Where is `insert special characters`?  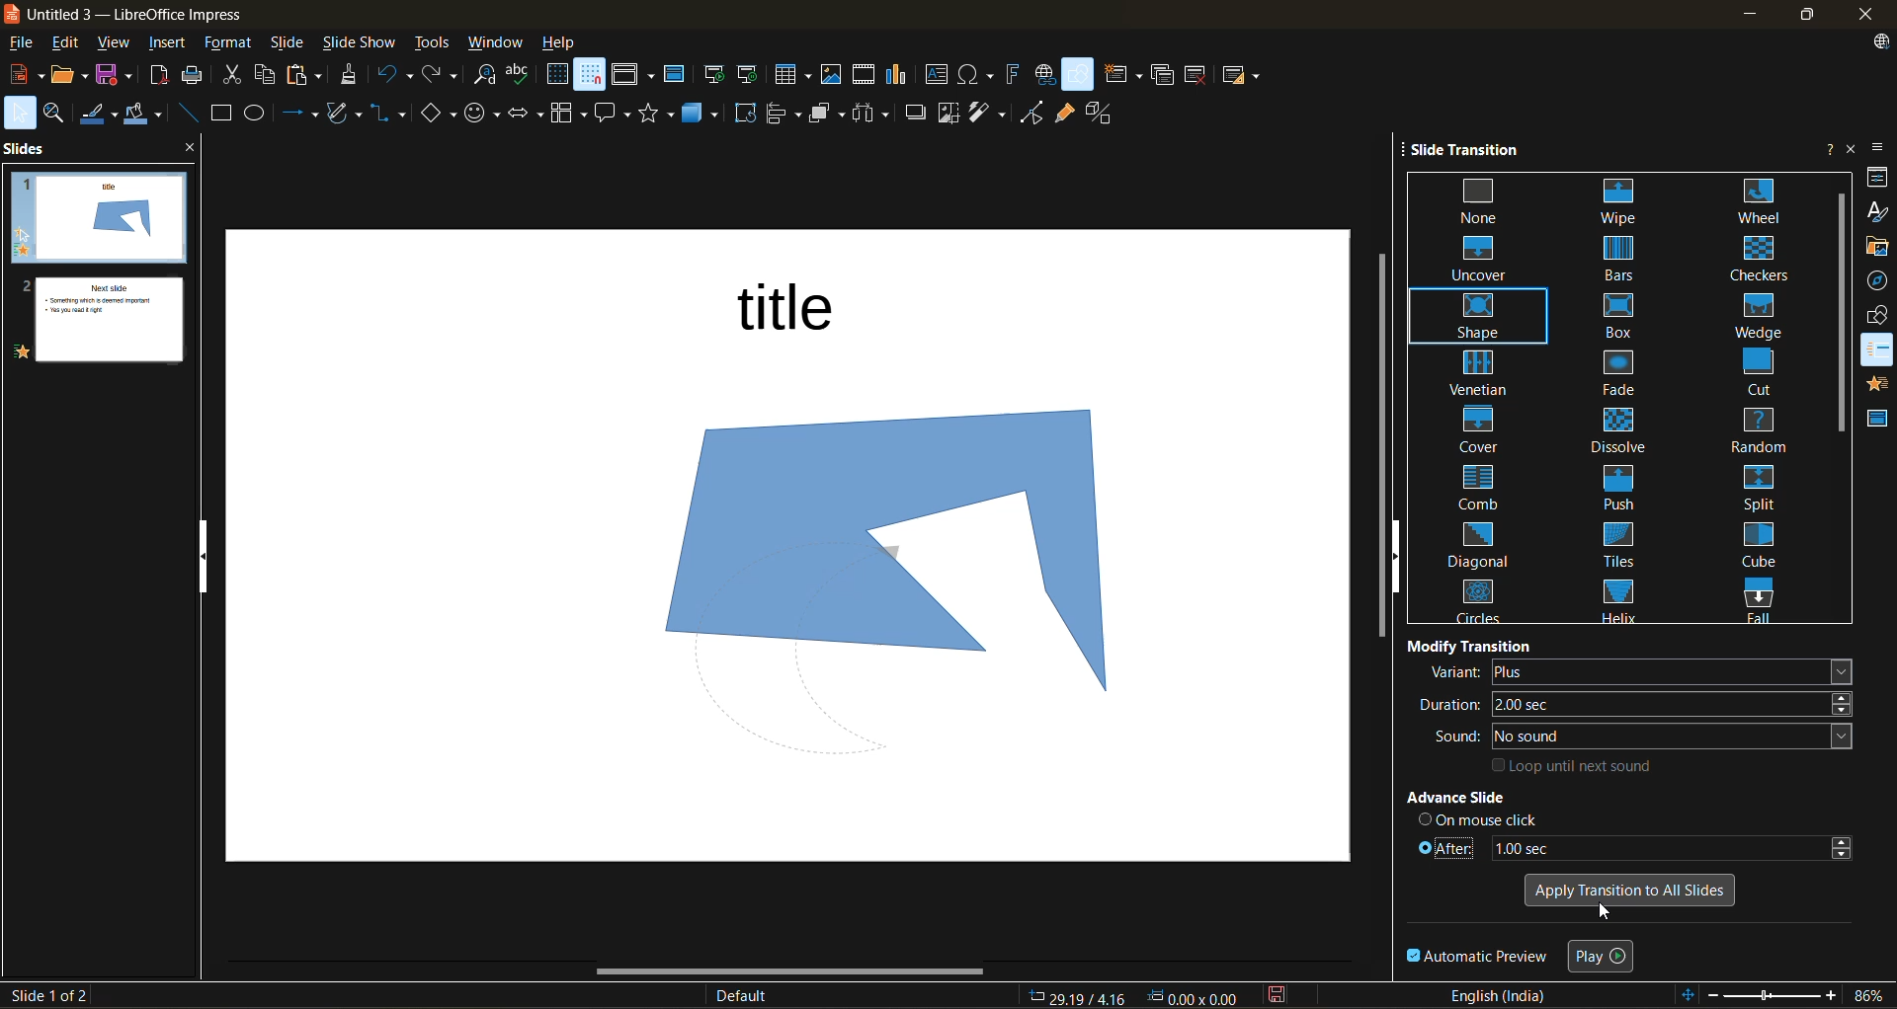 insert special characters is located at coordinates (978, 76).